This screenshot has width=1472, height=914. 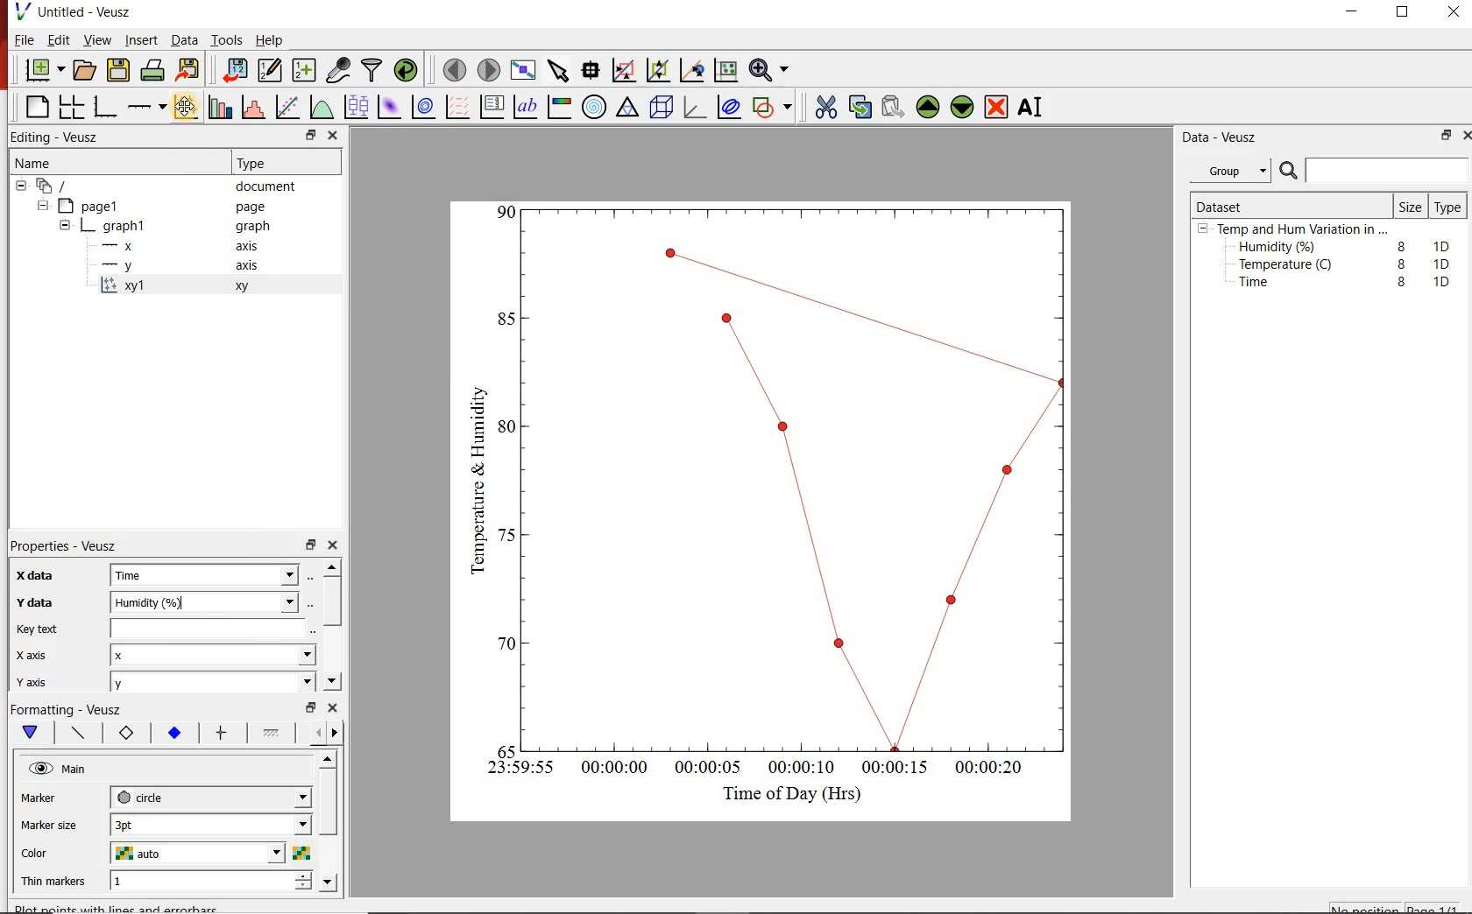 What do you see at coordinates (252, 228) in the screenshot?
I see `graph` at bounding box center [252, 228].